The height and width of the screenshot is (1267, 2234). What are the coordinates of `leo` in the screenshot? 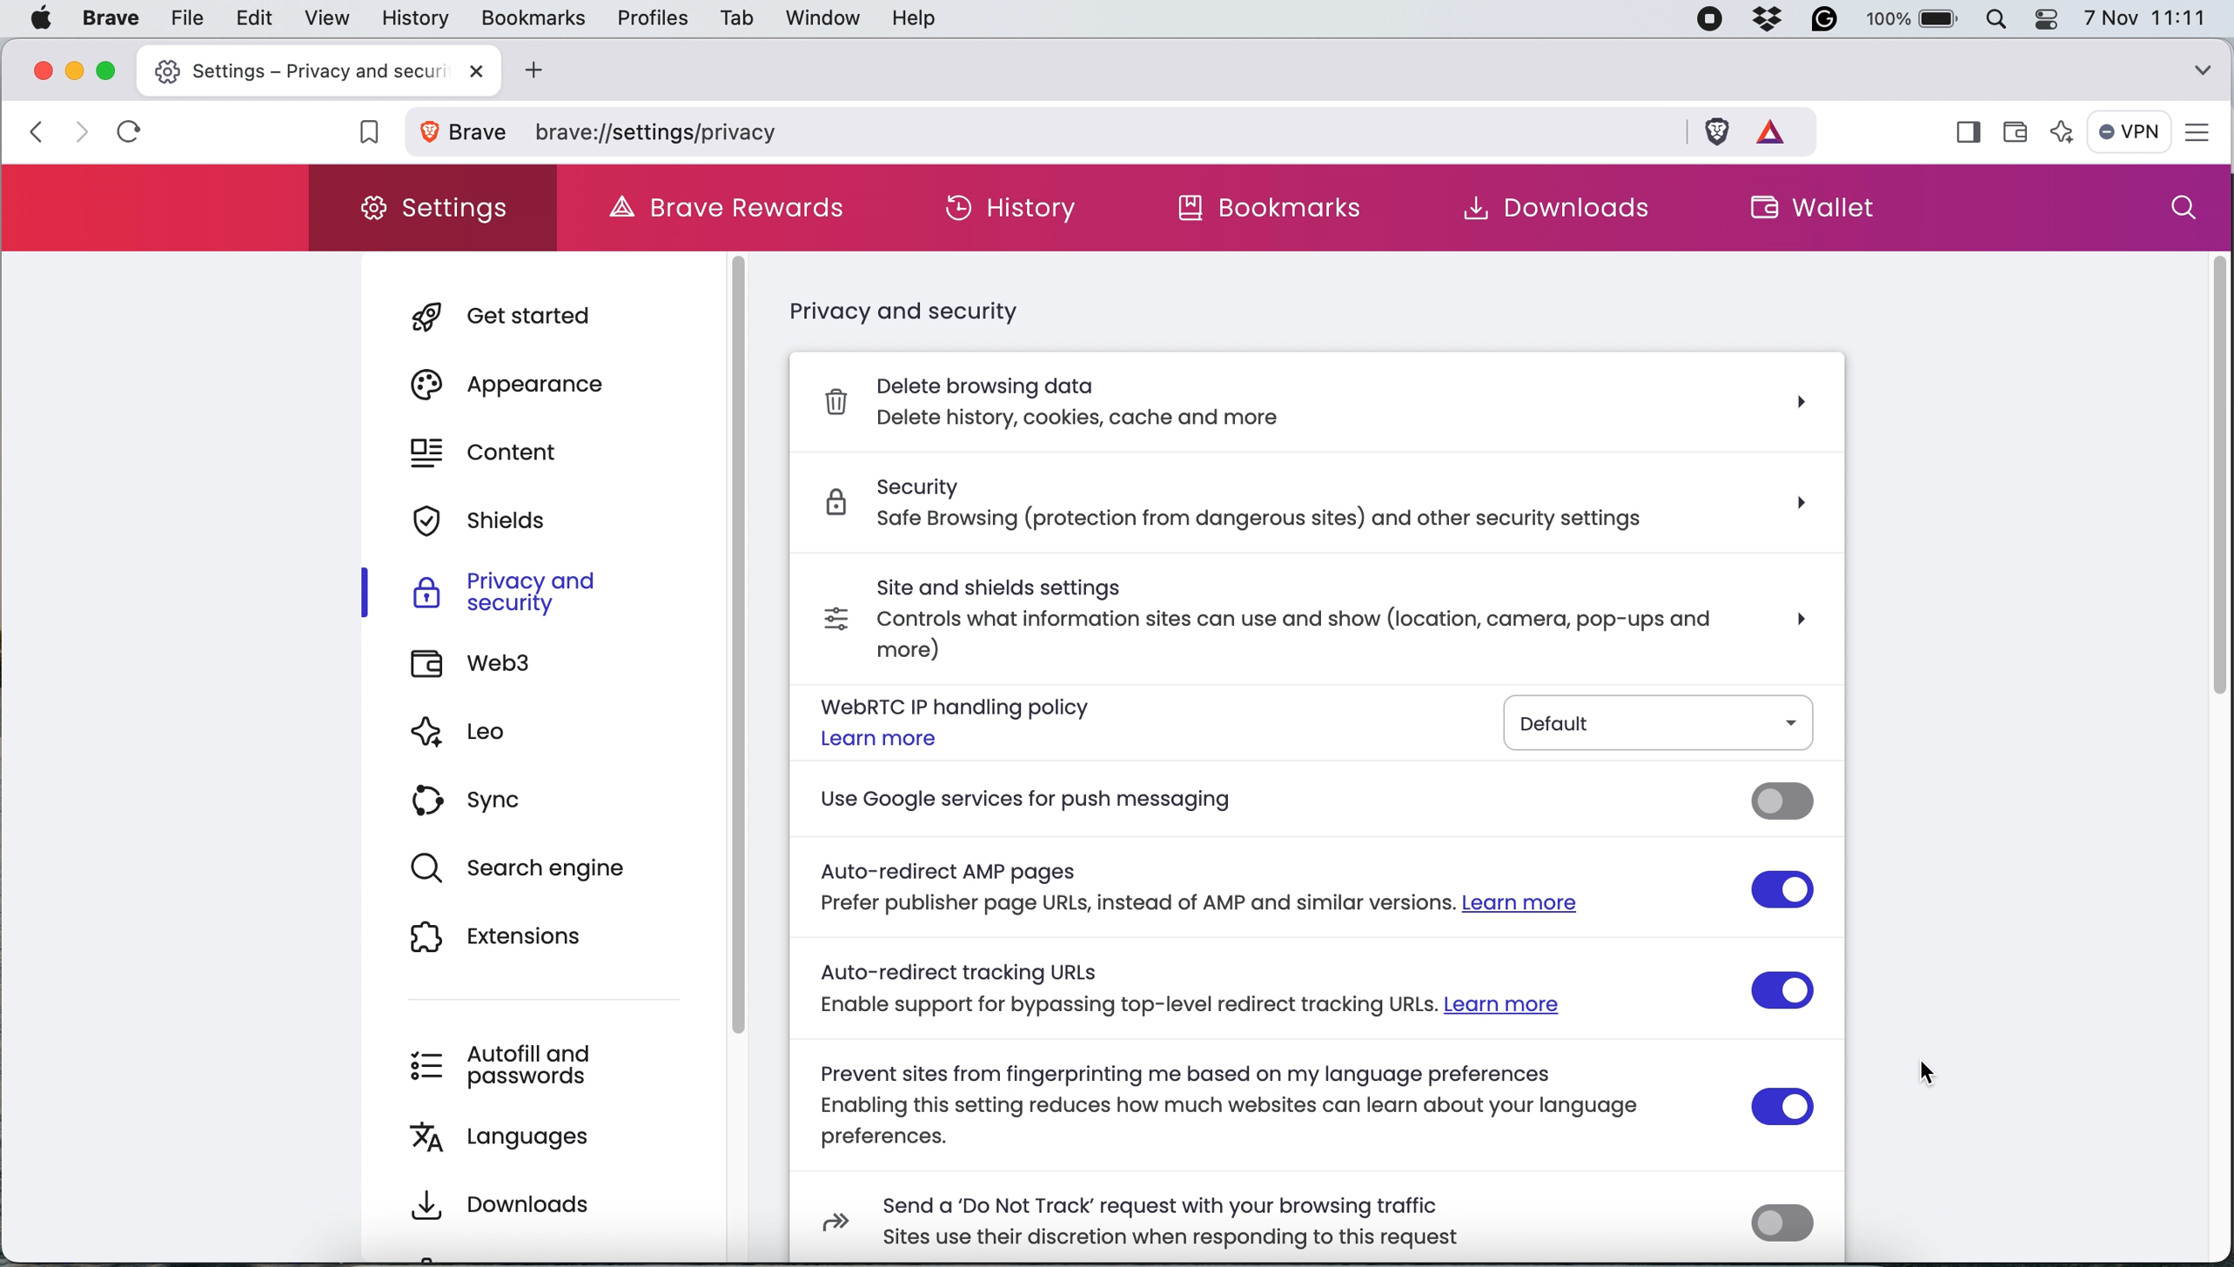 It's located at (488, 737).